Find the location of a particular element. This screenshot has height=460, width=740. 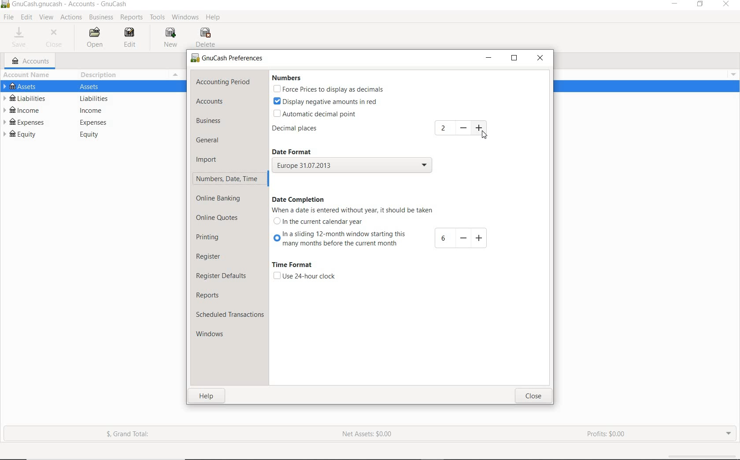

EDIT is located at coordinates (133, 39).